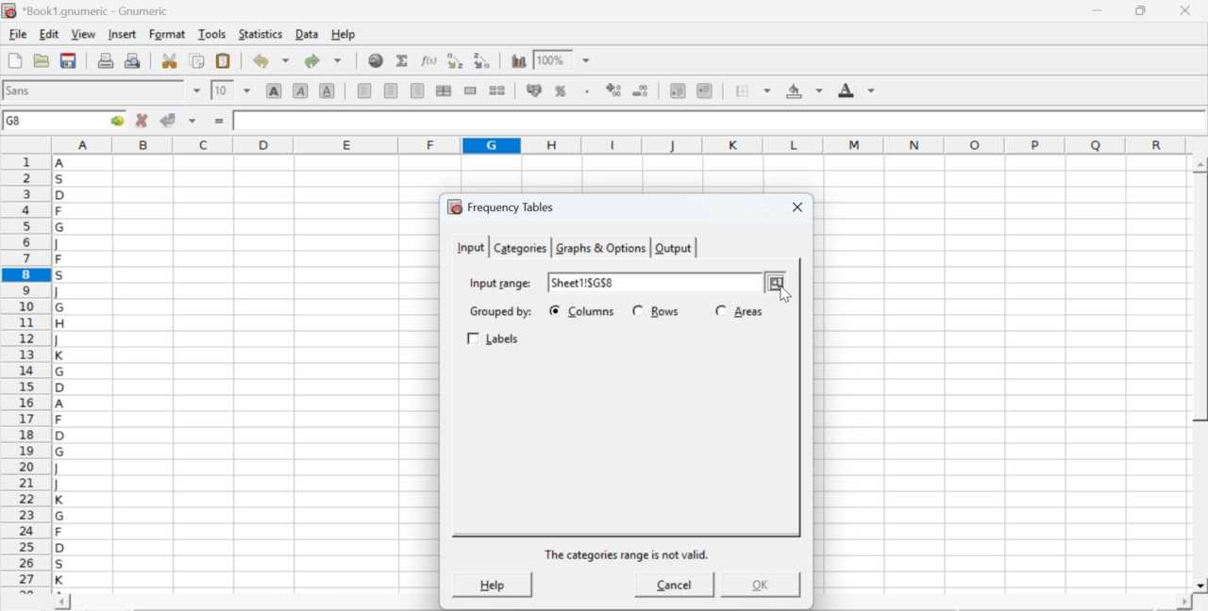  I want to click on format selection as accounting, so click(534, 90).